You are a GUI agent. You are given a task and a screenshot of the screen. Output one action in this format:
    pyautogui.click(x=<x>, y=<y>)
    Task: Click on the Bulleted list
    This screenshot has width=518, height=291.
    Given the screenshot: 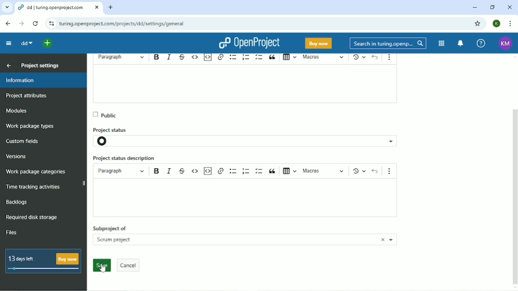 What is the action you would take?
    pyautogui.click(x=233, y=58)
    